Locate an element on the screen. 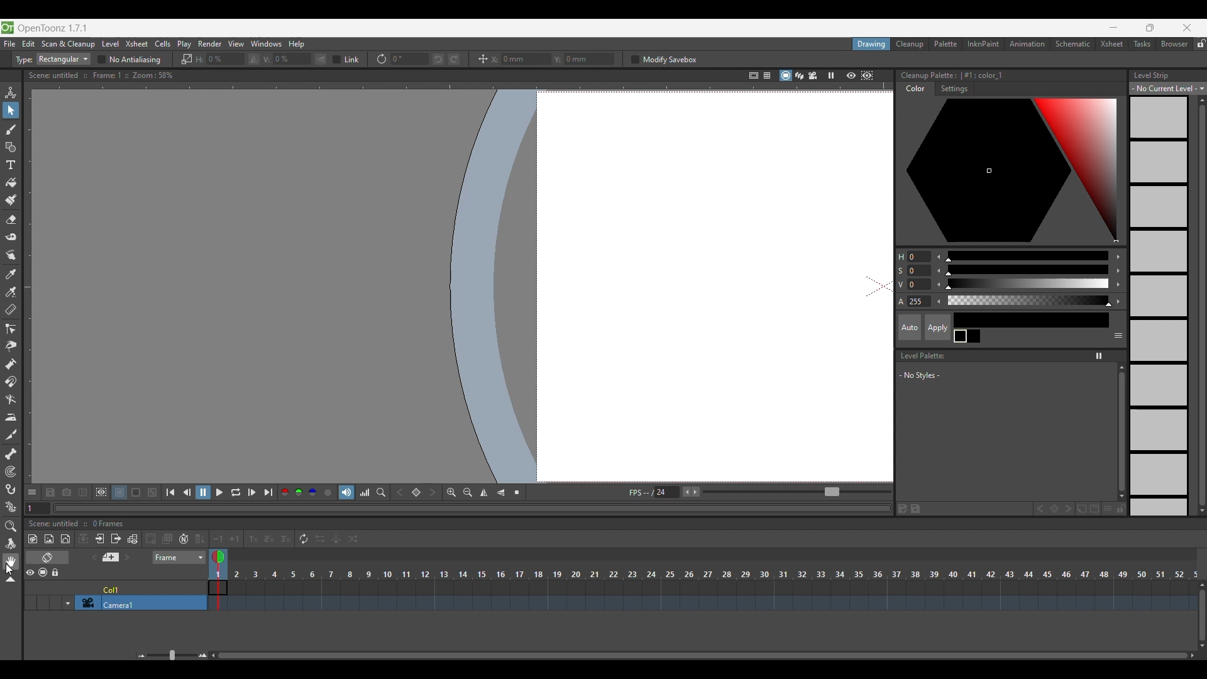  Rotate selection left is located at coordinates (439, 59).